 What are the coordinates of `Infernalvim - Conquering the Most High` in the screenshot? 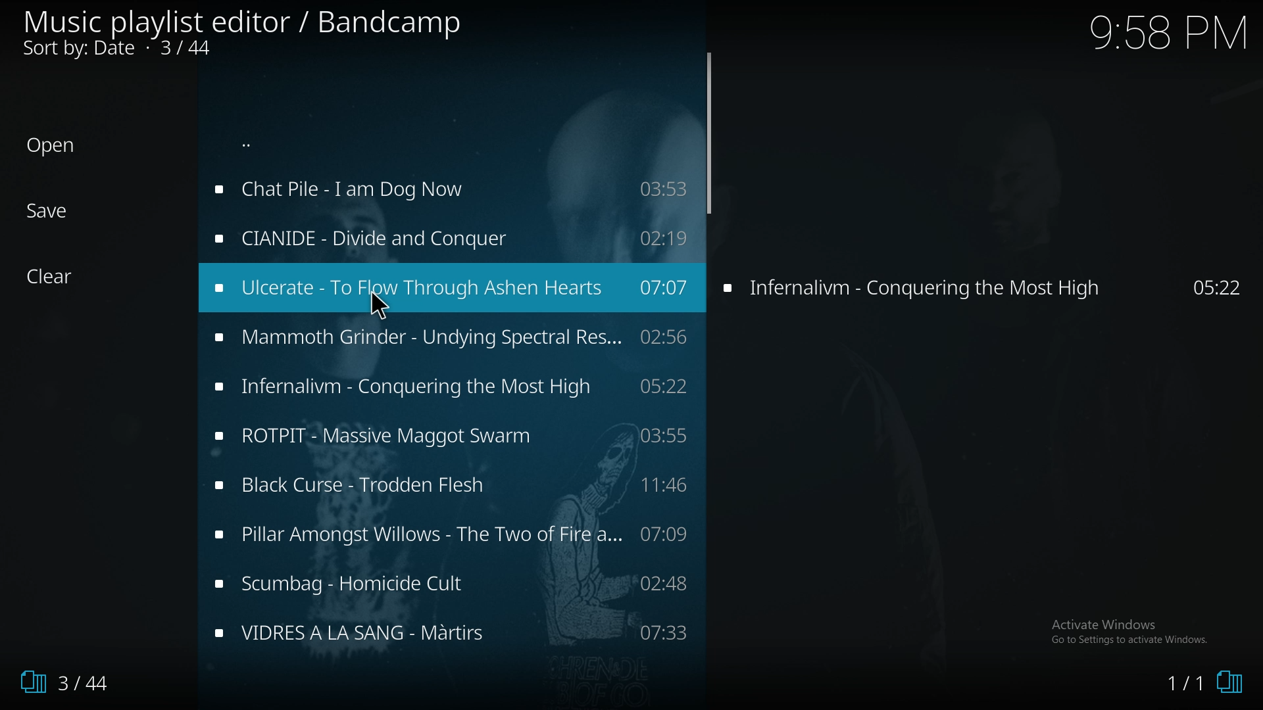 It's located at (916, 287).